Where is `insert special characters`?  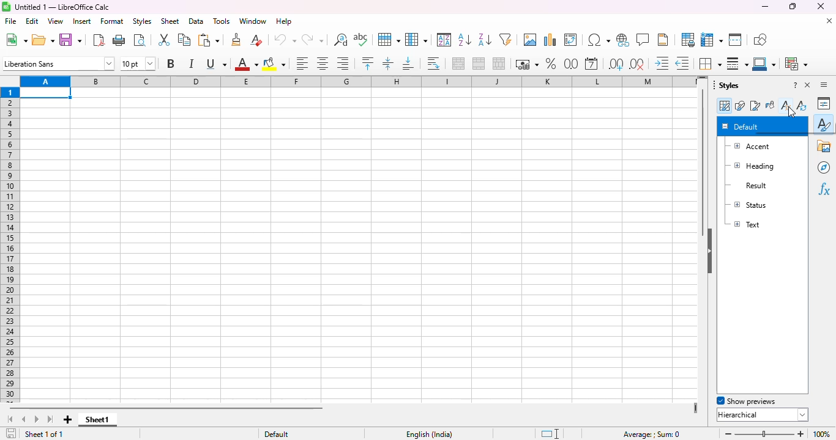 insert special characters is located at coordinates (599, 40).